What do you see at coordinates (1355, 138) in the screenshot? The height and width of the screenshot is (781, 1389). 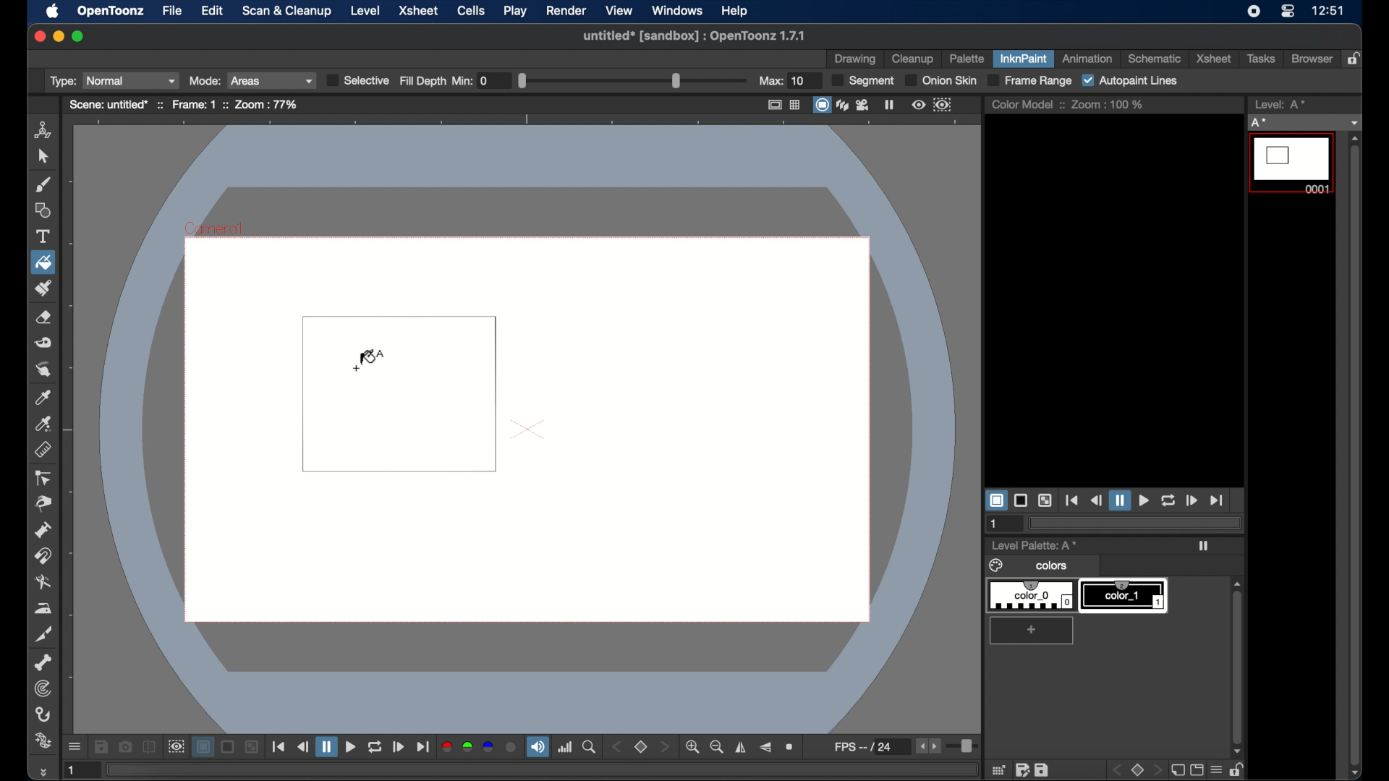 I see `scroll up arrow` at bounding box center [1355, 138].